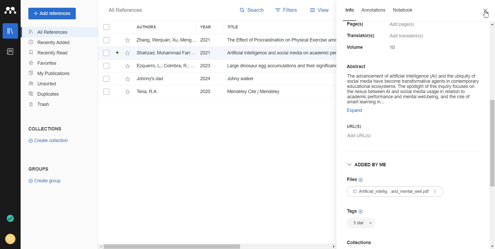 The width and height of the screenshot is (495, 249). I want to click on Files, so click(354, 180).